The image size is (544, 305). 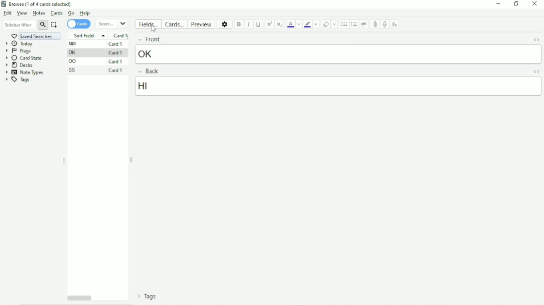 I want to click on Cards, so click(x=79, y=24).